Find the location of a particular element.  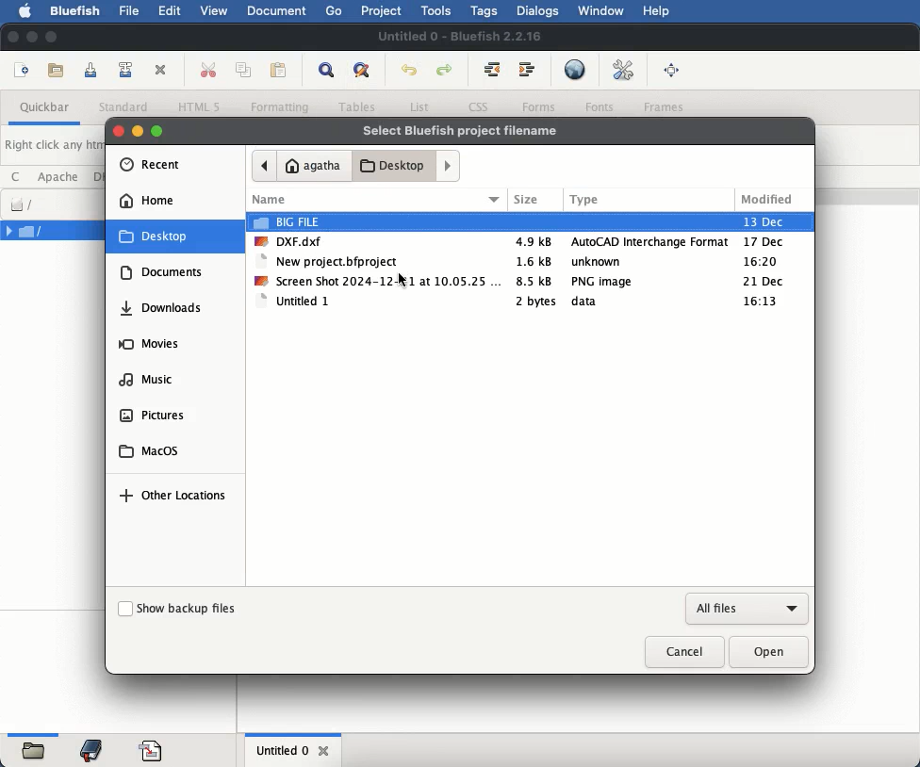

other locations is located at coordinates (174, 497).